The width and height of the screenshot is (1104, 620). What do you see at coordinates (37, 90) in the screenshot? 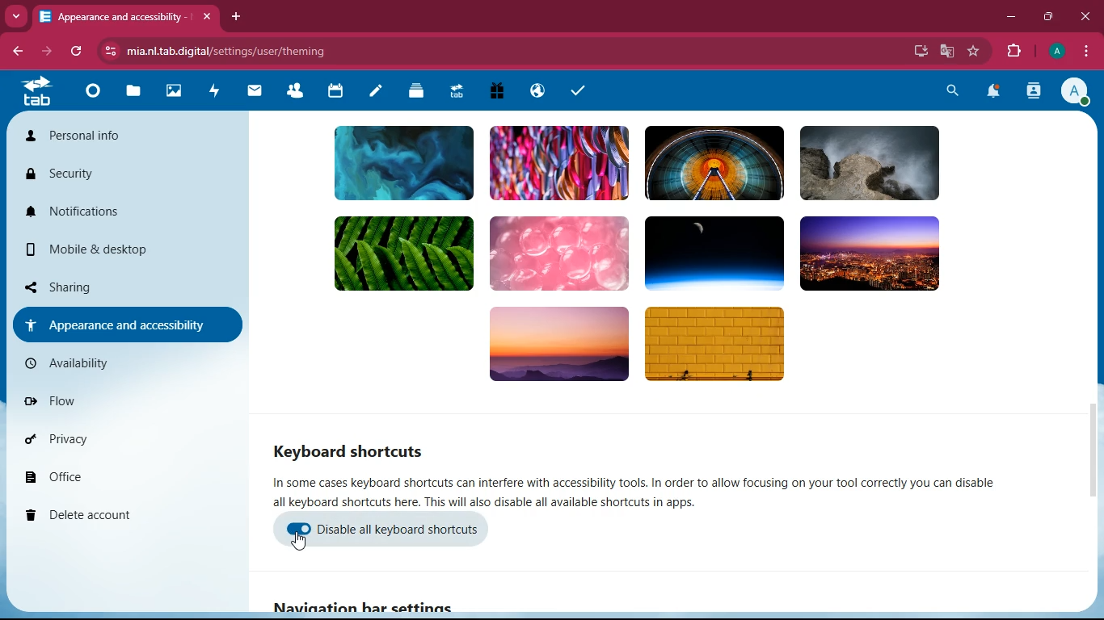
I see `tab` at bounding box center [37, 90].